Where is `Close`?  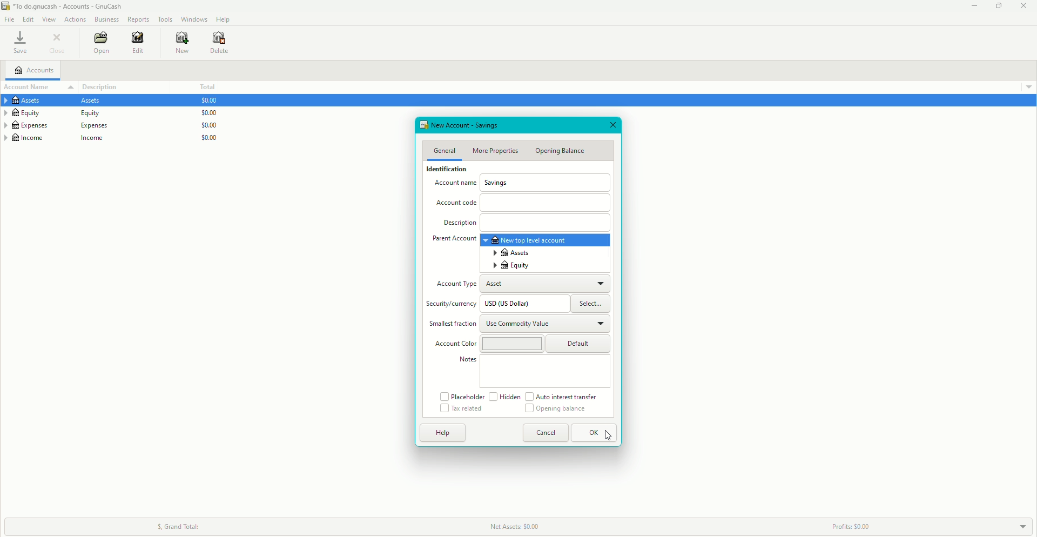
Close is located at coordinates (614, 125).